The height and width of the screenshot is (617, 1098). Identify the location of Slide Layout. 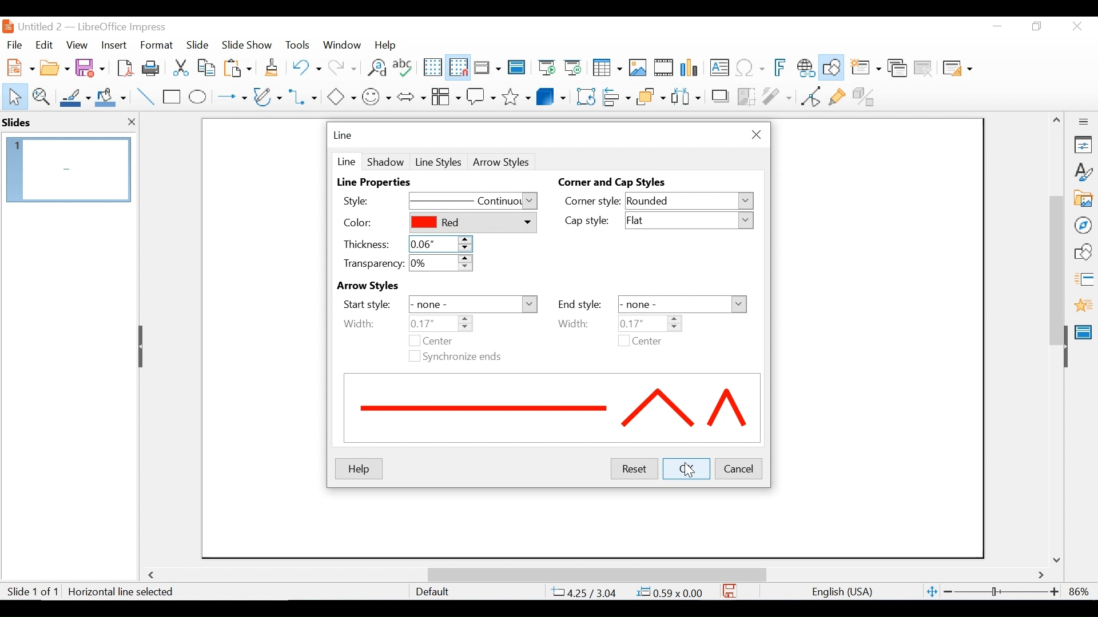
(956, 69).